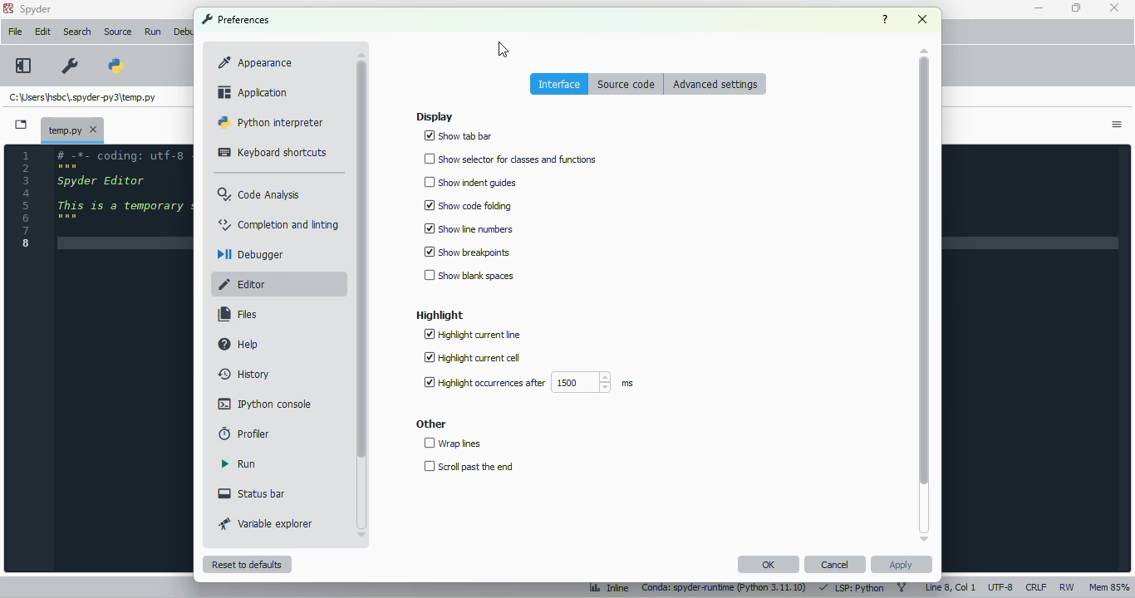  Describe the element at coordinates (251, 255) in the screenshot. I see `debugger` at that location.